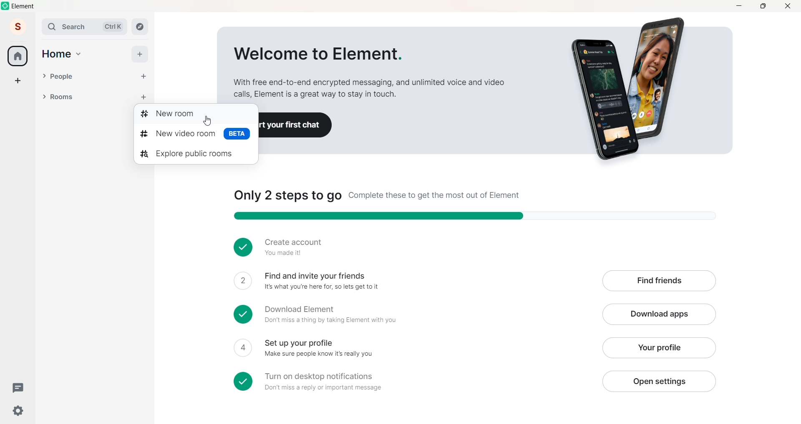  What do you see at coordinates (84, 97) in the screenshot?
I see `Rooms` at bounding box center [84, 97].